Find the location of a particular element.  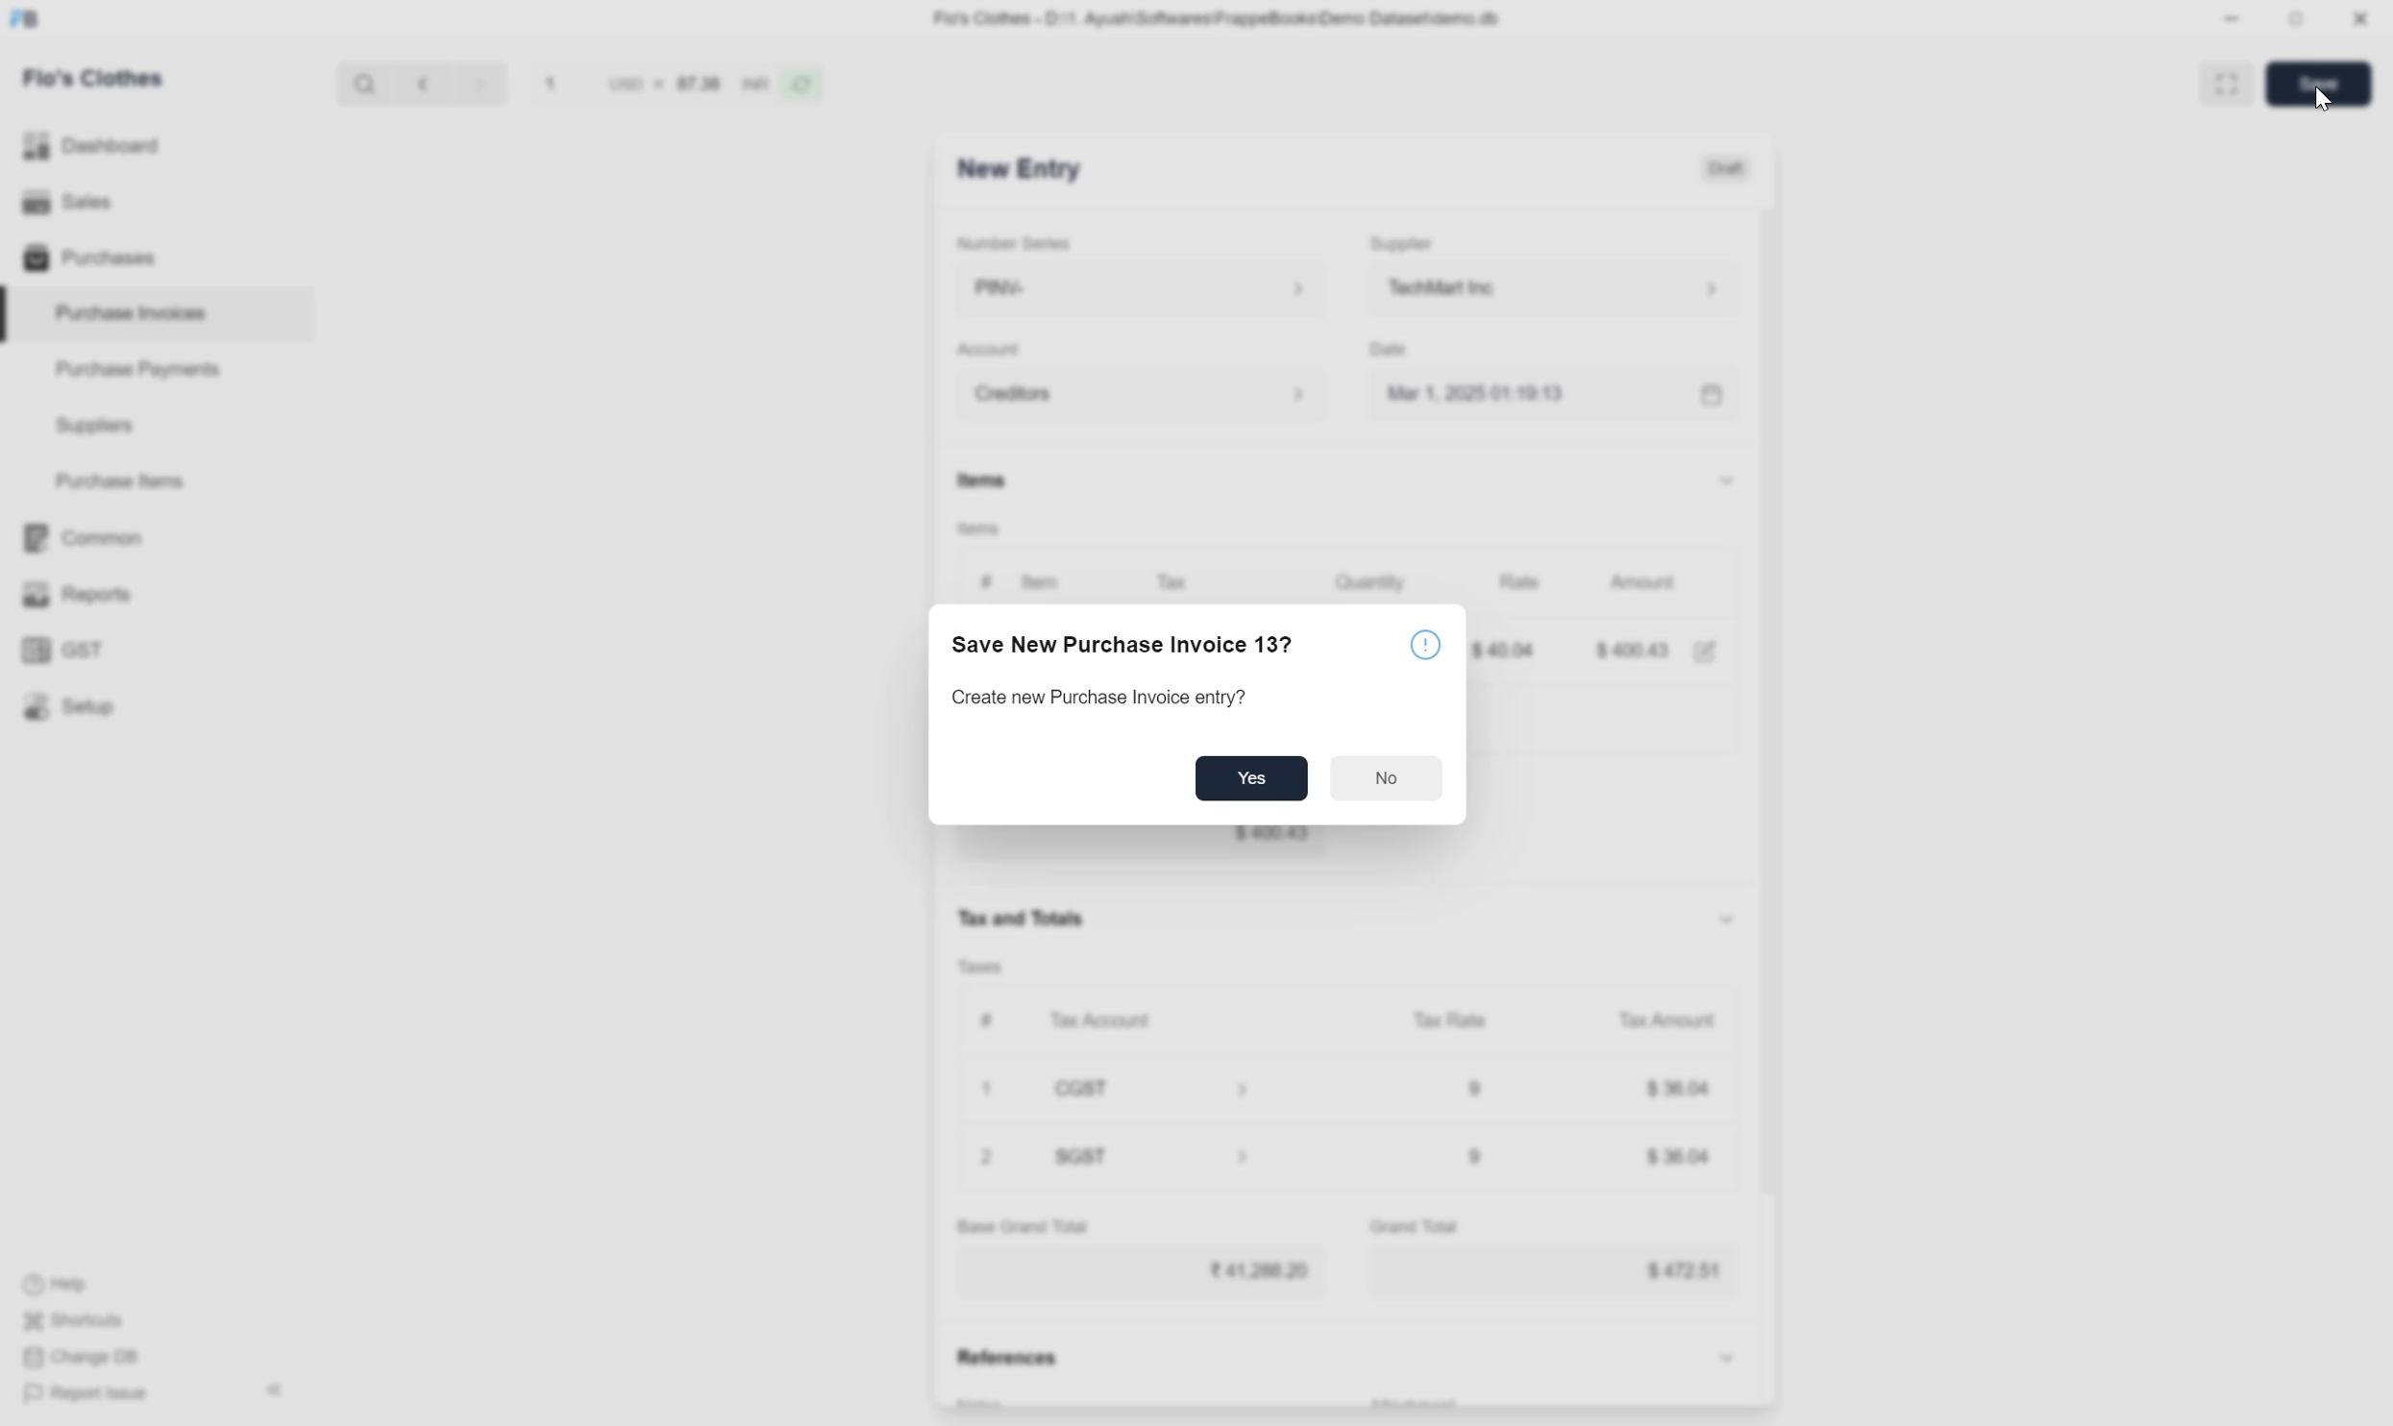

cursor is located at coordinates (2320, 99).